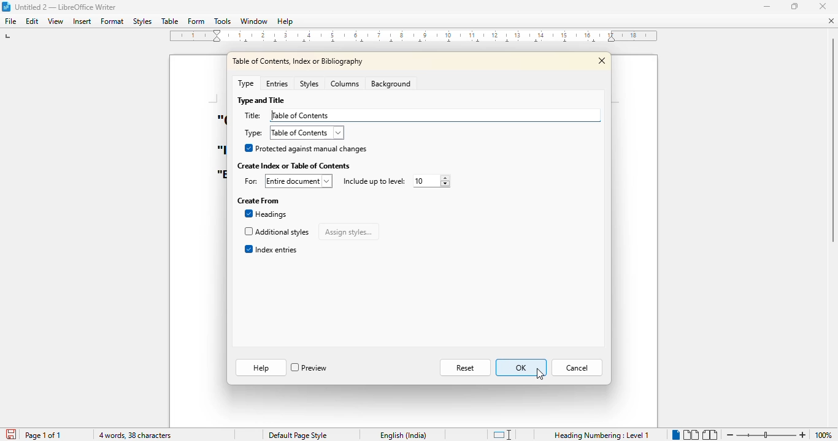 This screenshot has height=441, width=838. I want to click on tools, so click(222, 21).